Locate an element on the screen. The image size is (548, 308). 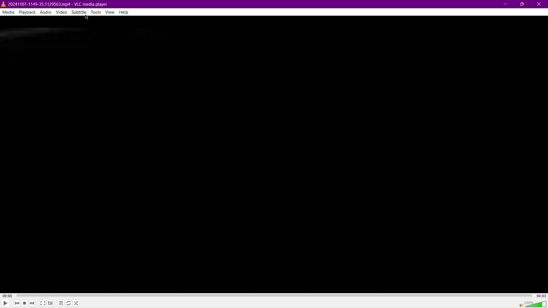
Toggle playlist is located at coordinates (60, 303).